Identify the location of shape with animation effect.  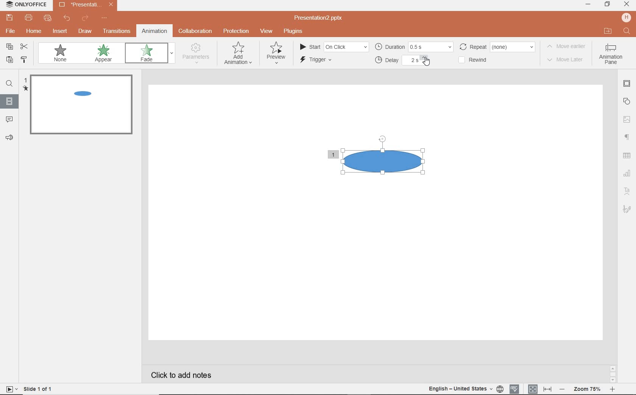
(383, 160).